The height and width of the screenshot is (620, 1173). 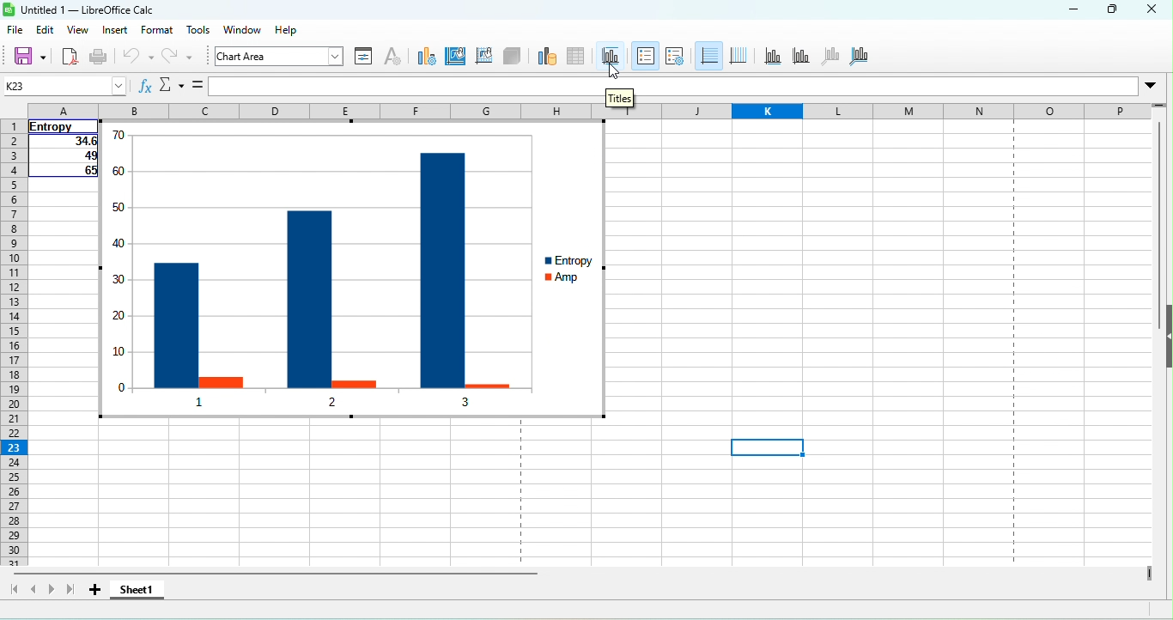 I want to click on 1, so click(x=201, y=400).